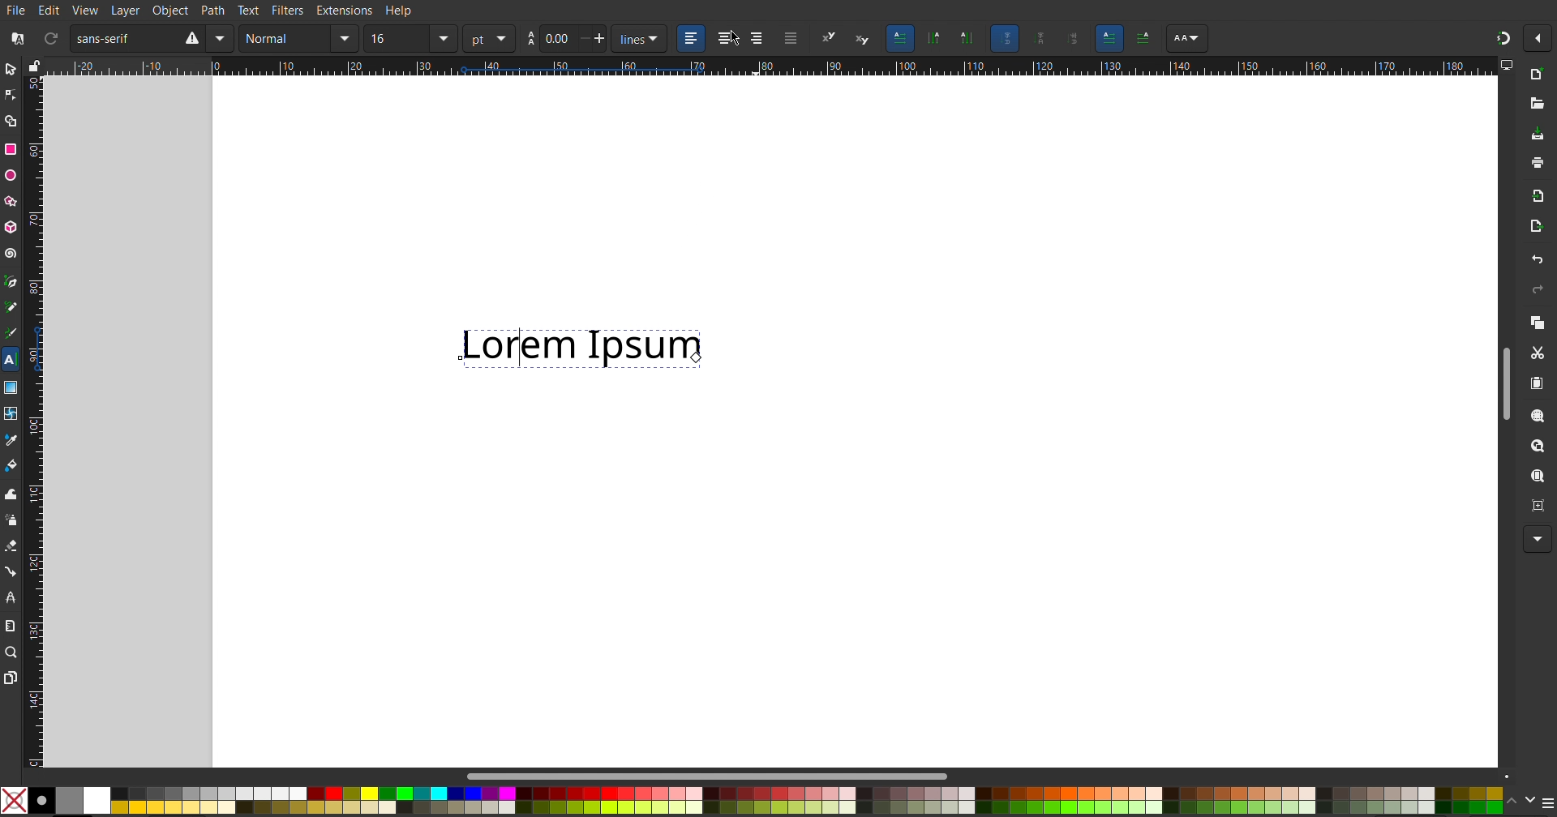 This screenshot has width=1557, height=817. What do you see at coordinates (1007, 38) in the screenshot?
I see `Auto glyph orientation` at bounding box center [1007, 38].